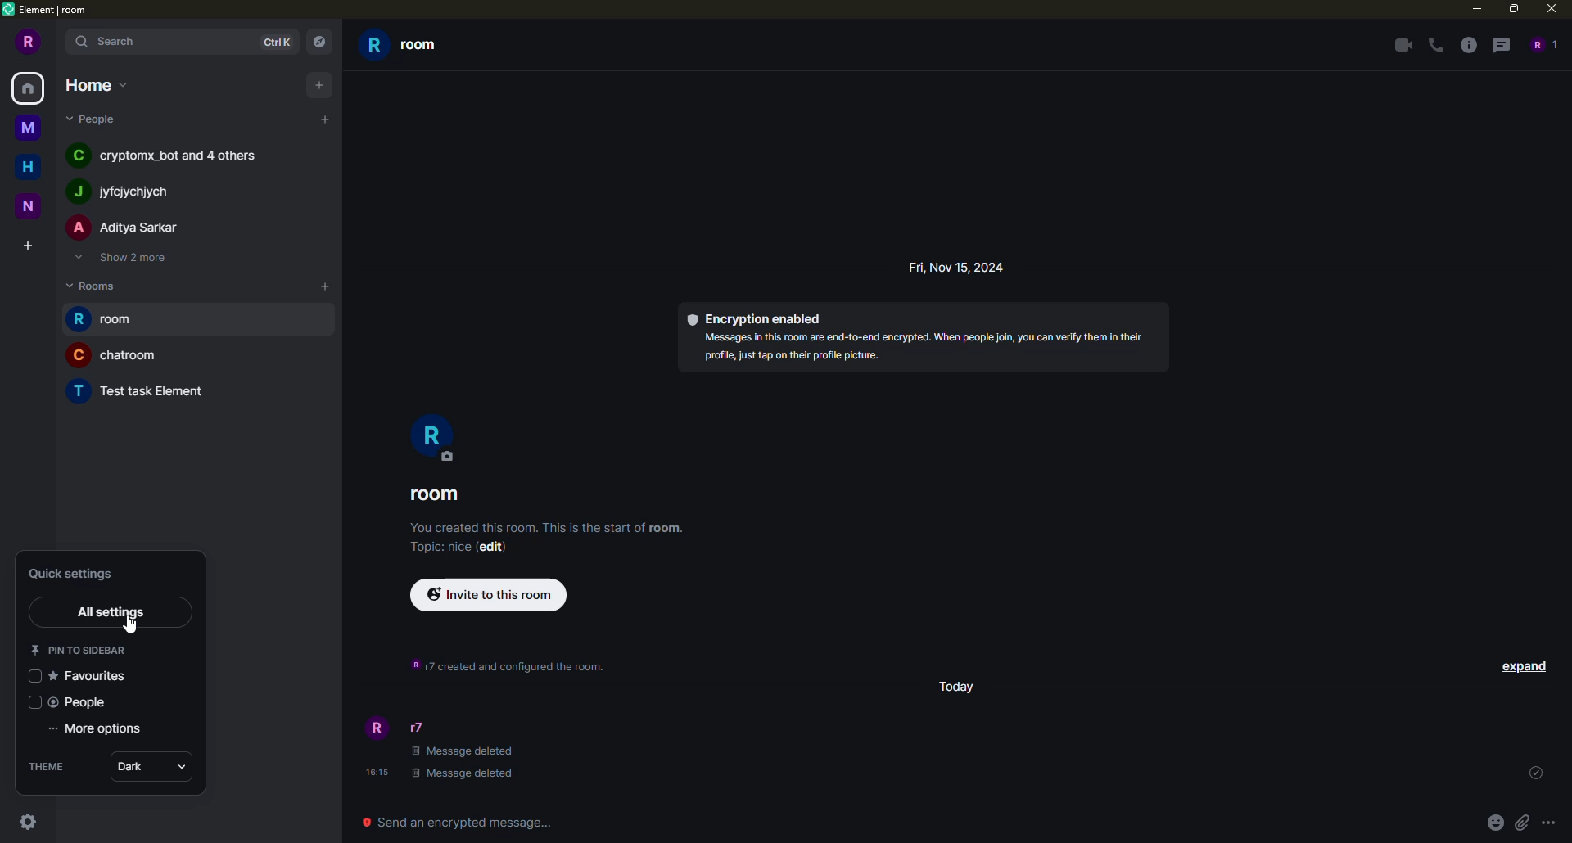 The image size is (1572, 843). I want to click on dark, so click(138, 767).